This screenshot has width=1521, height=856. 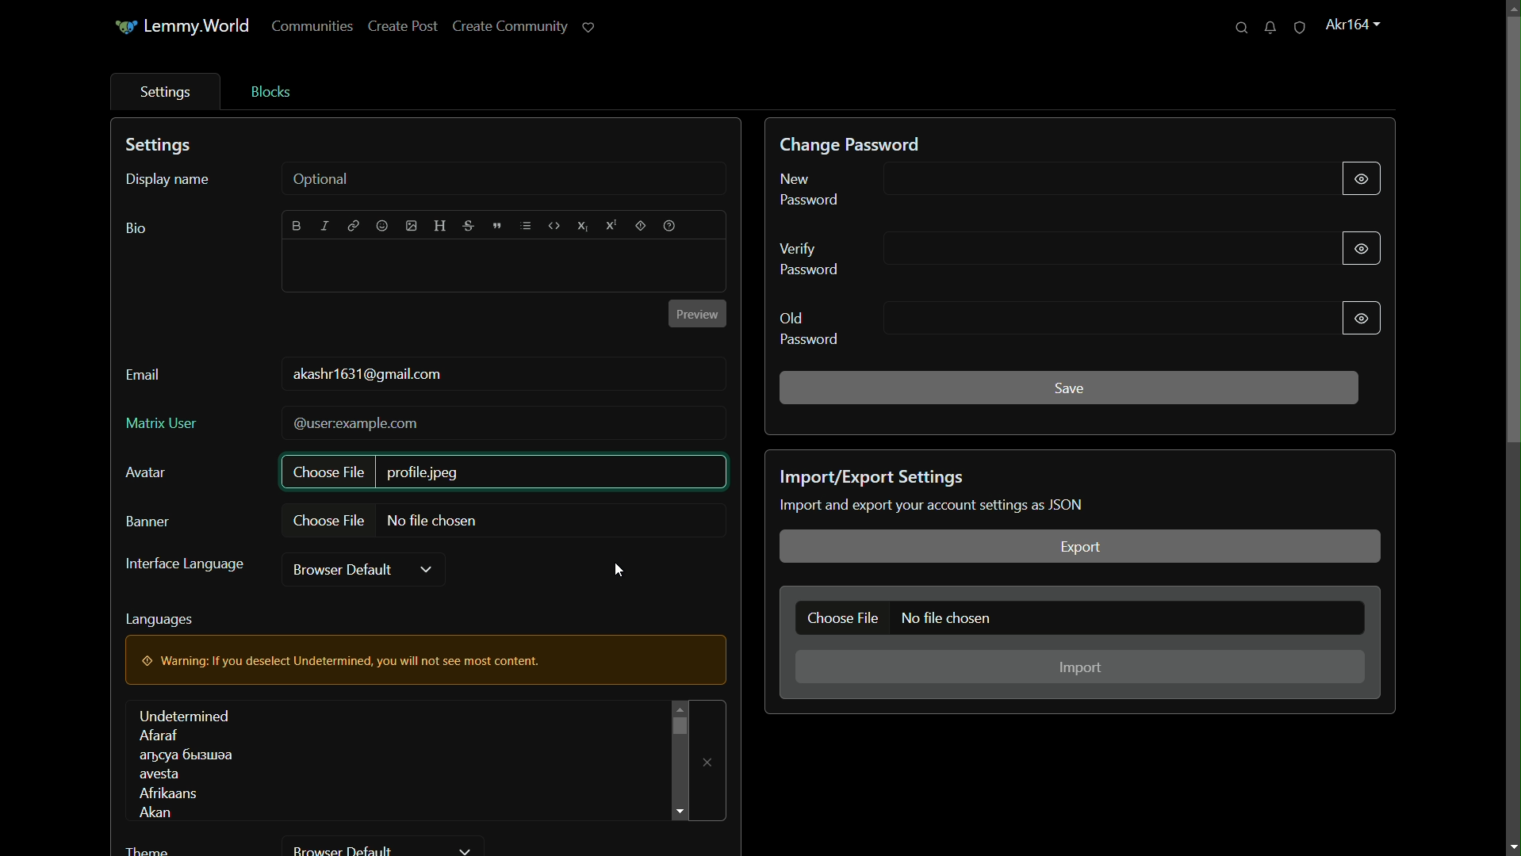 I want to click on @userexample.com, so click(x=358, y=424).